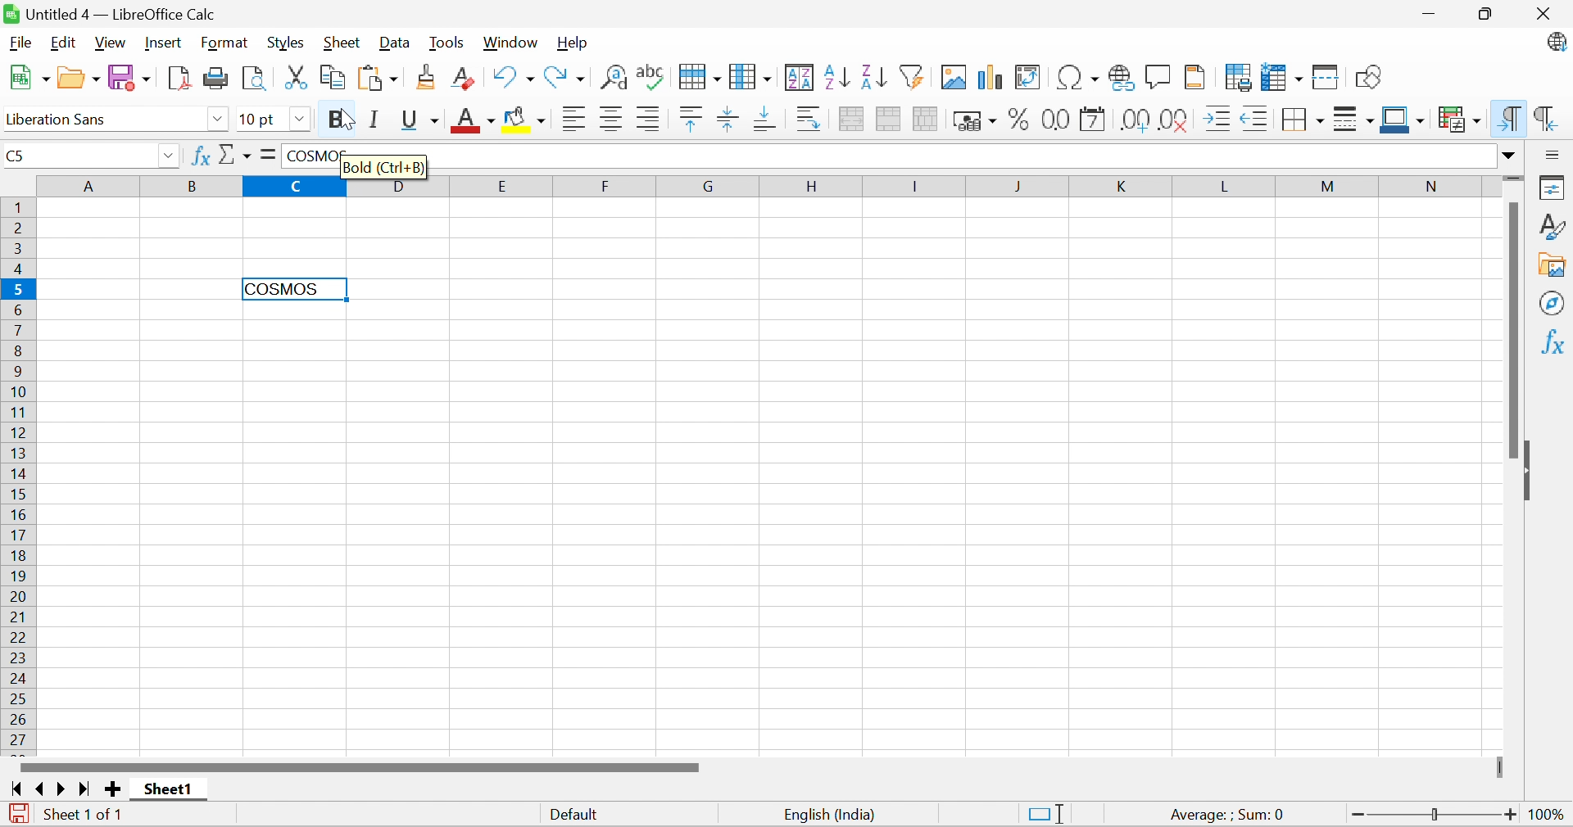  What do you see at coordinates (1512, 180) in the screenshot?
I see `Slider` at bounding box center [1512, 180].